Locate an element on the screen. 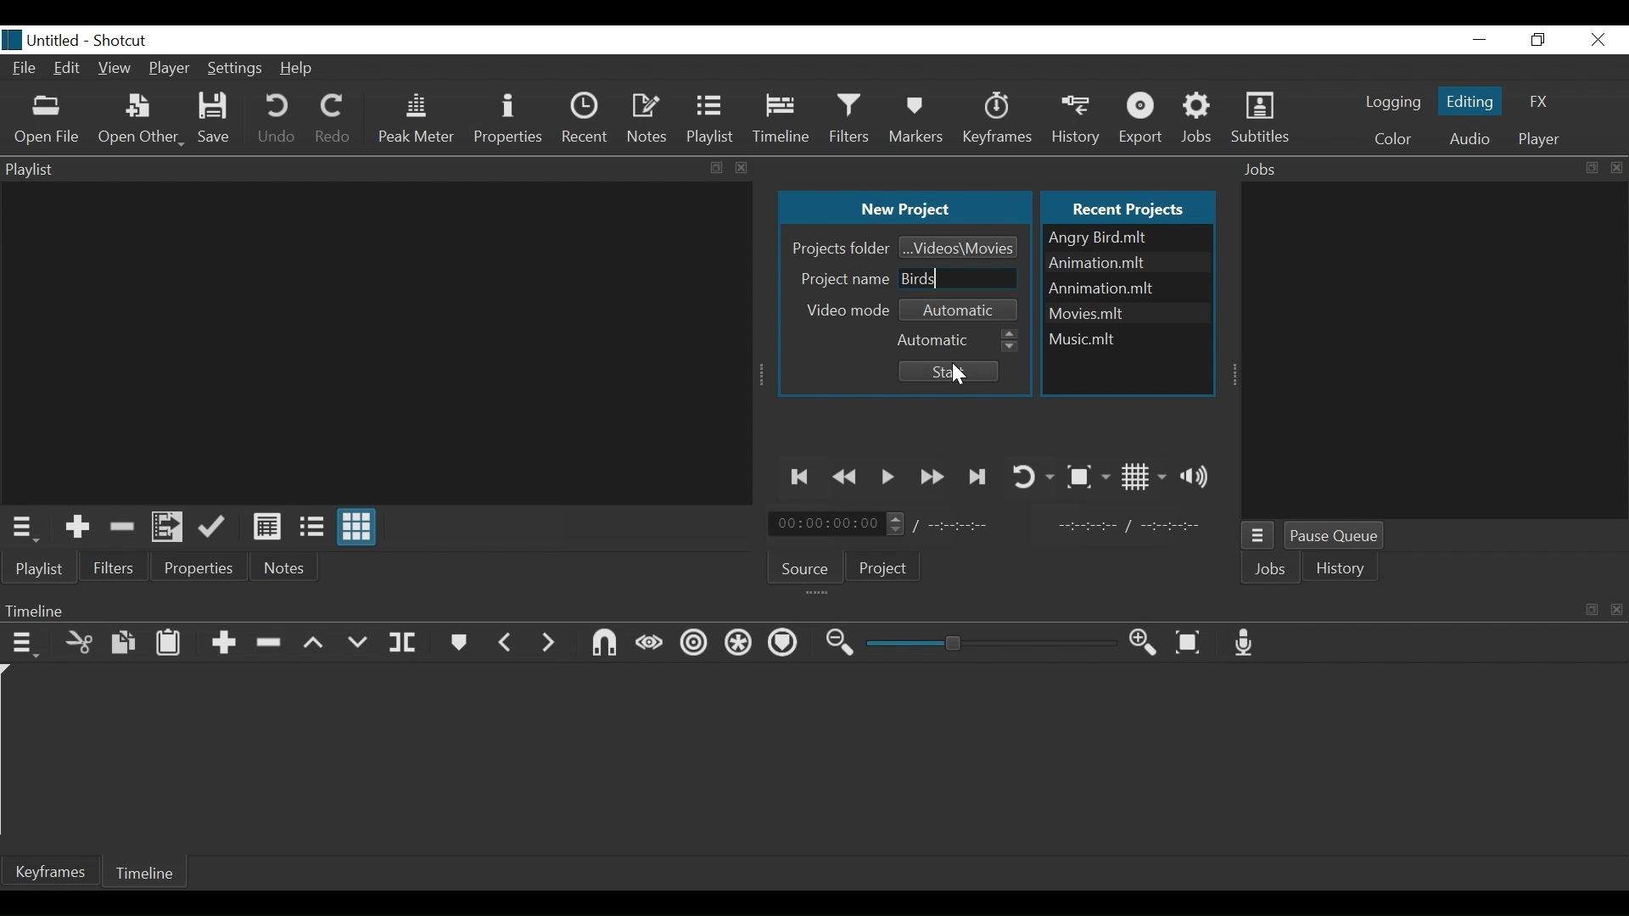 This screenshot has height=916, width=1629. Skip to the previous point is located at coordinates (802, 477).